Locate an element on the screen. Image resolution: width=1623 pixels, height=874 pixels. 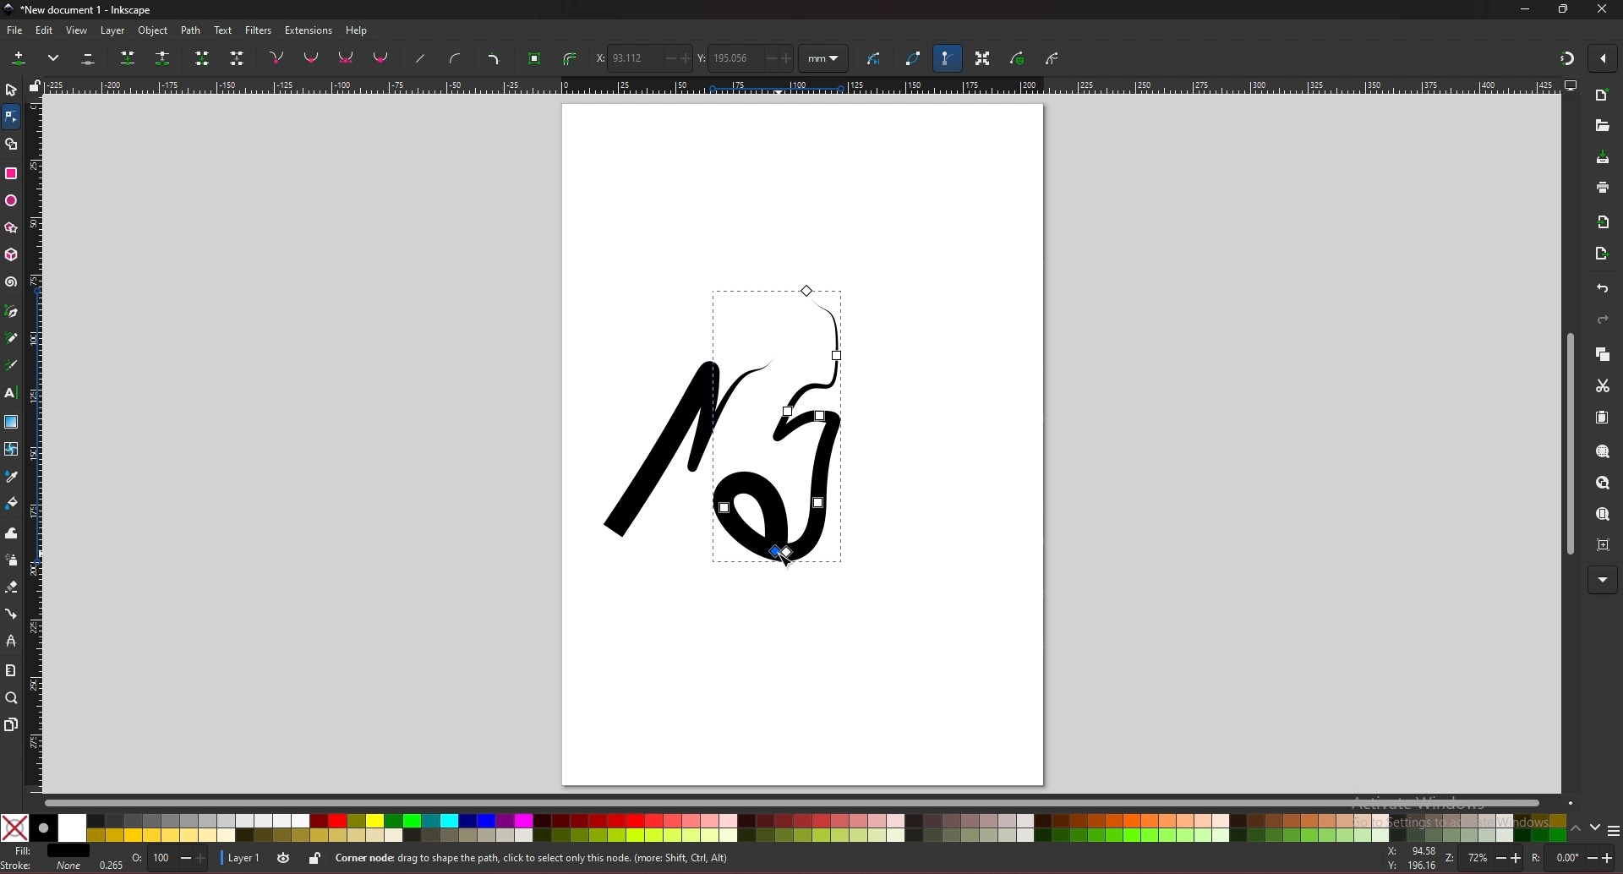
measure is located at coordinates (11, 669).